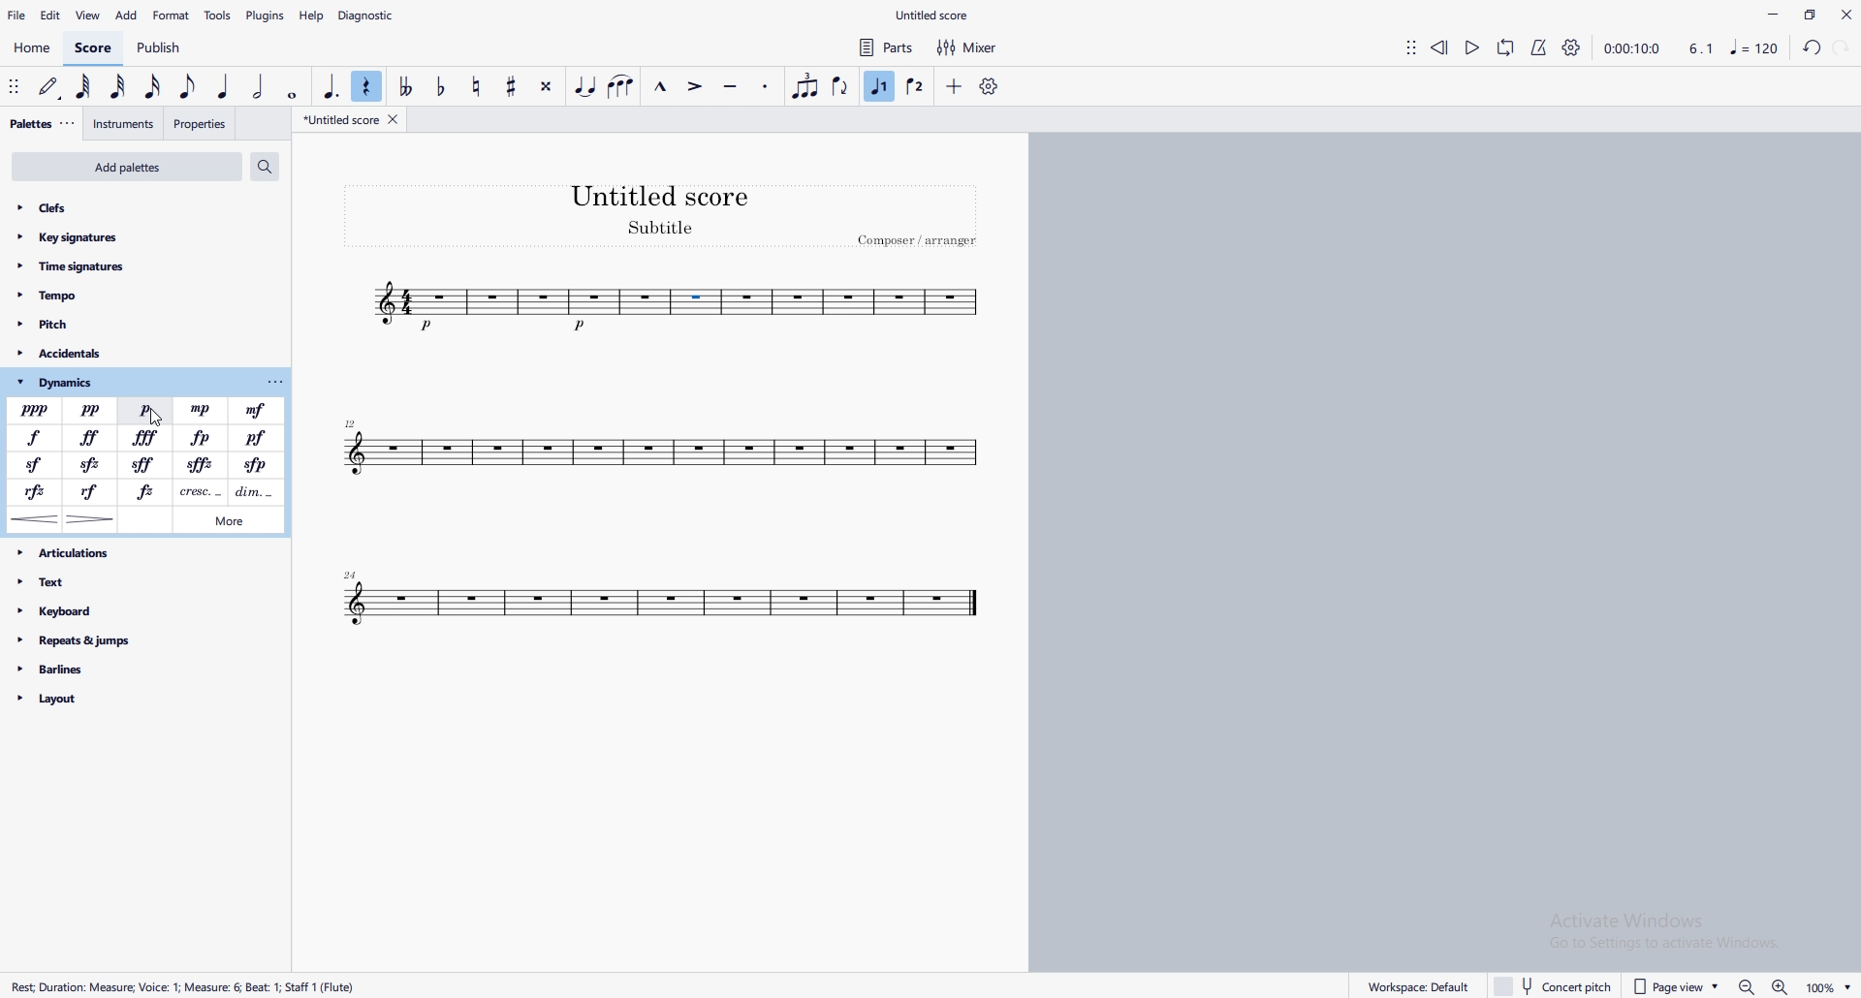 The image size is (1861, 998). I want to click on rinforzando, so click(94, 491).